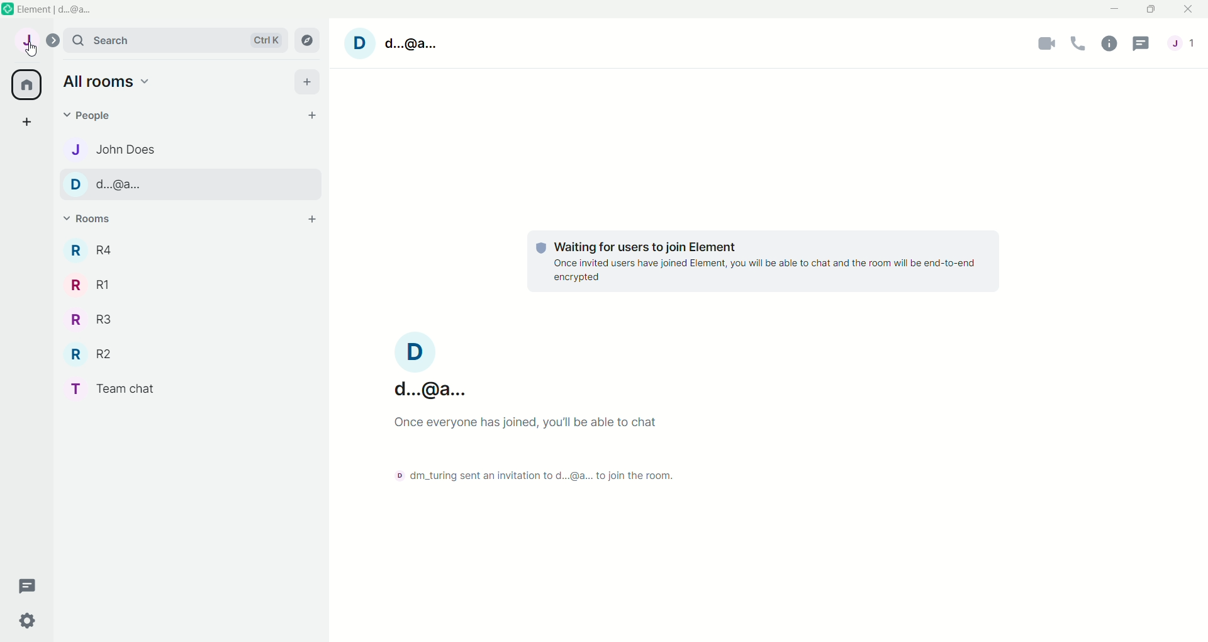 This screenshot has height=642, width=1208. Describe the element at coordinates (8, 9) in the screenshot. I see `Element app icon` at that location.